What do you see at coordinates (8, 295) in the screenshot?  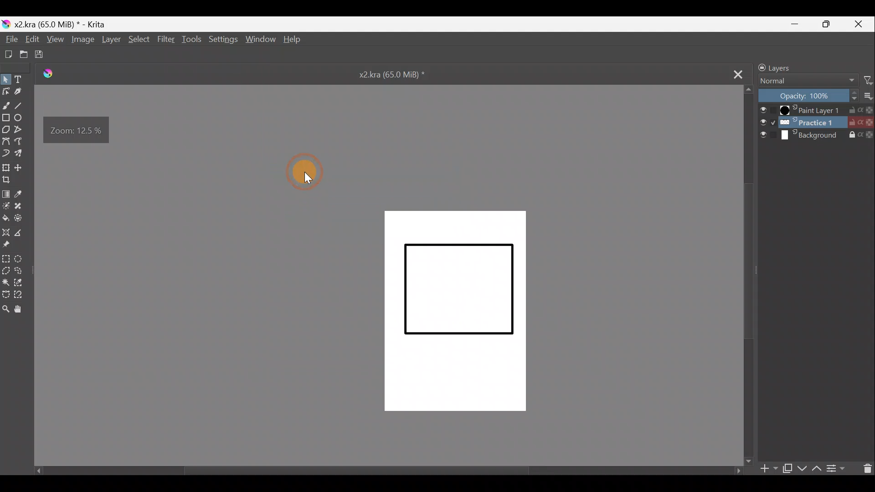 I see `Bezier curve selection tool` at bounding box center [8, 295].